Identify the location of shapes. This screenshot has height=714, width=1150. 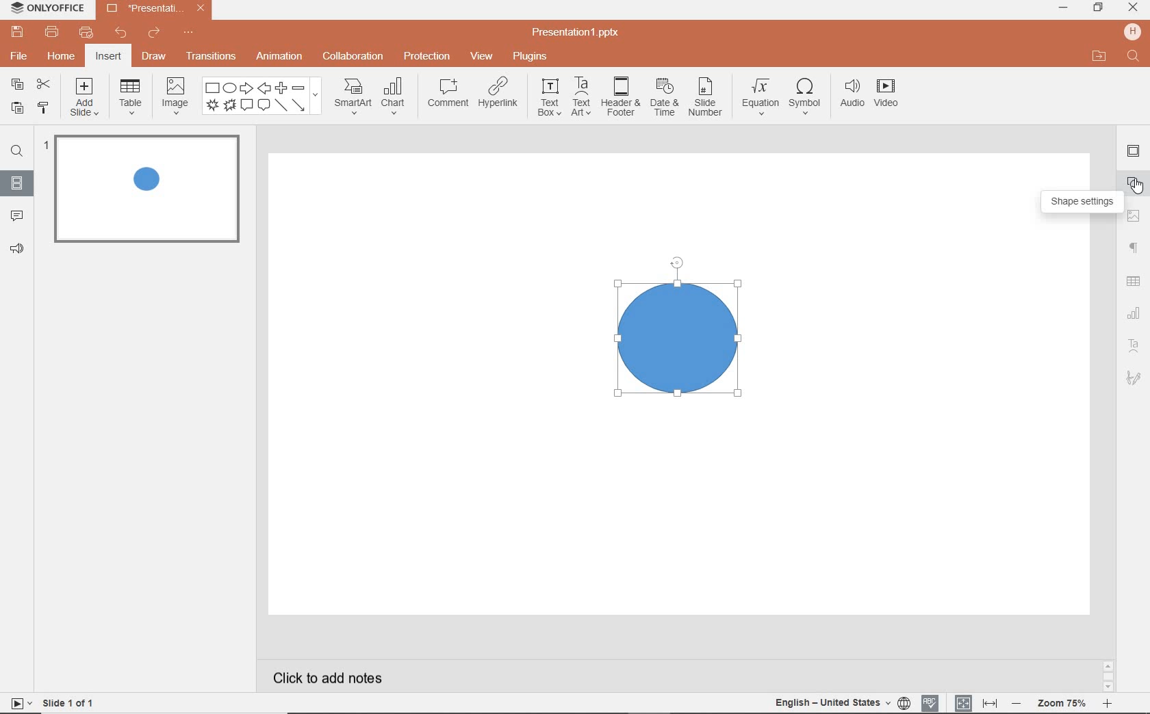
(1136, 183).